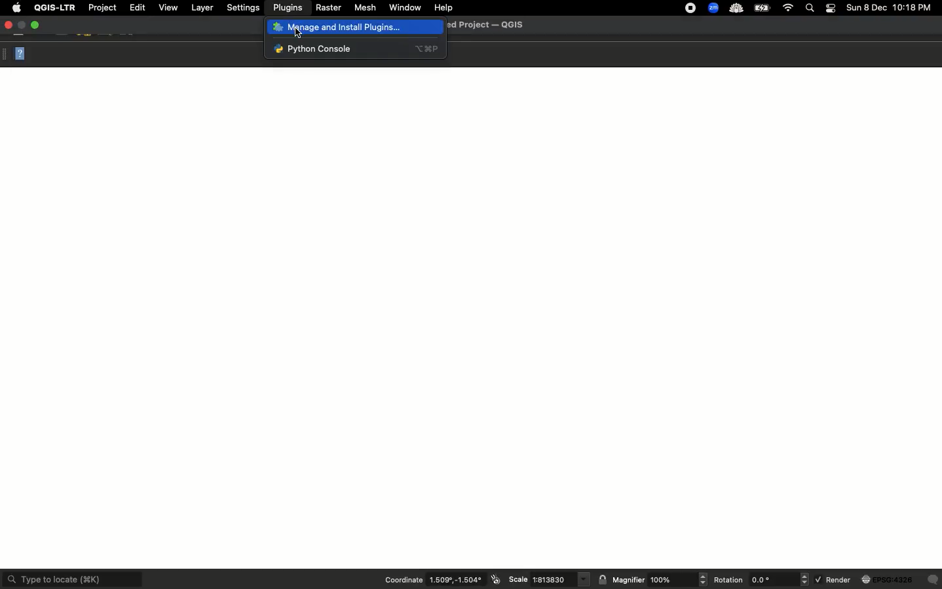  What do you see at coordinates (204, 7) in the screenshot?
I see `Layer` at bounding box center [204, 7].